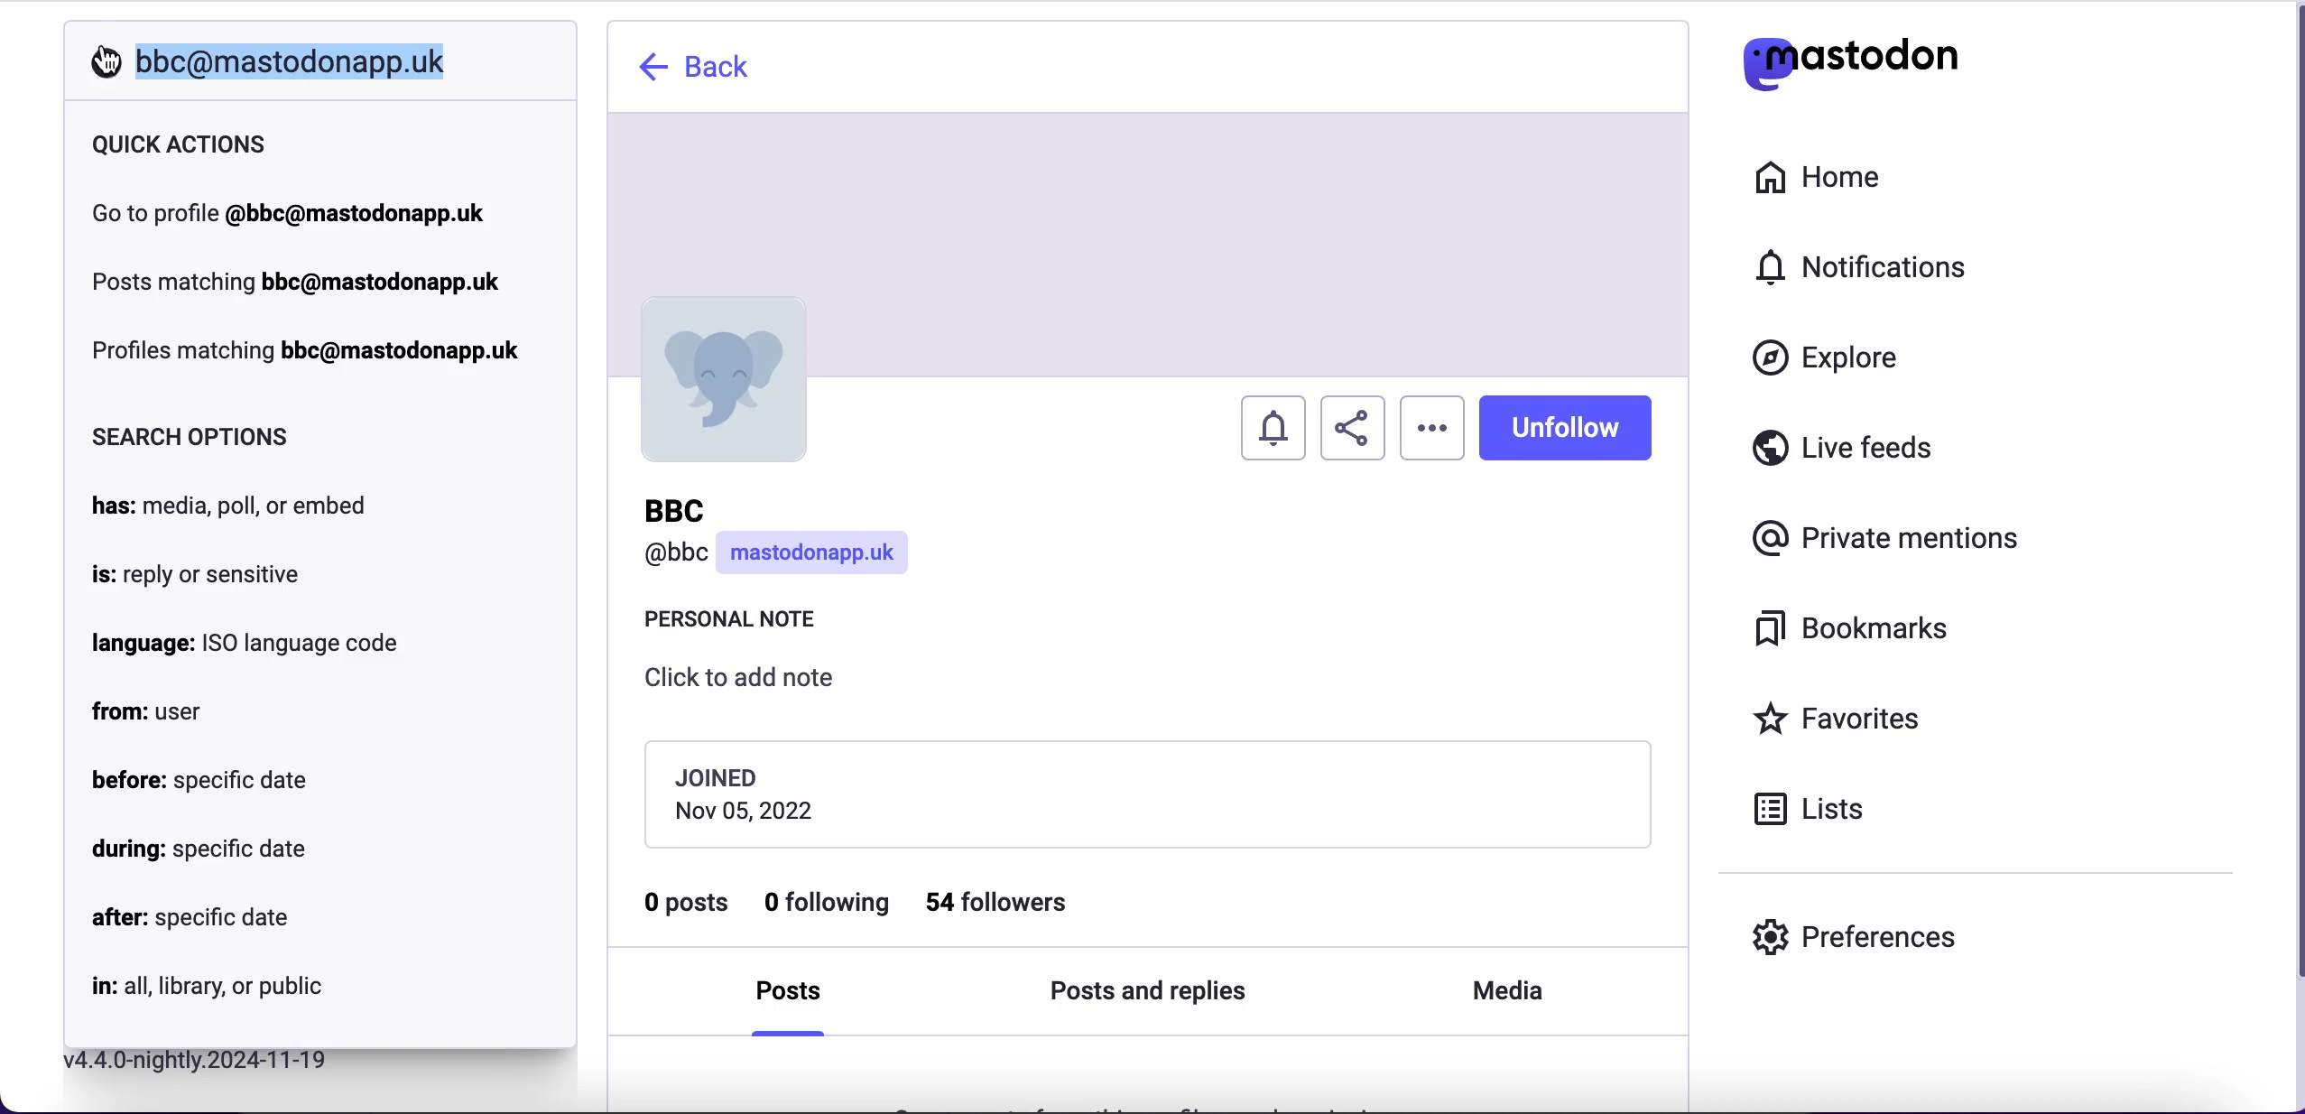 The image size is (2305, 1114). I want to click on after: specific date, so click(190, 923).